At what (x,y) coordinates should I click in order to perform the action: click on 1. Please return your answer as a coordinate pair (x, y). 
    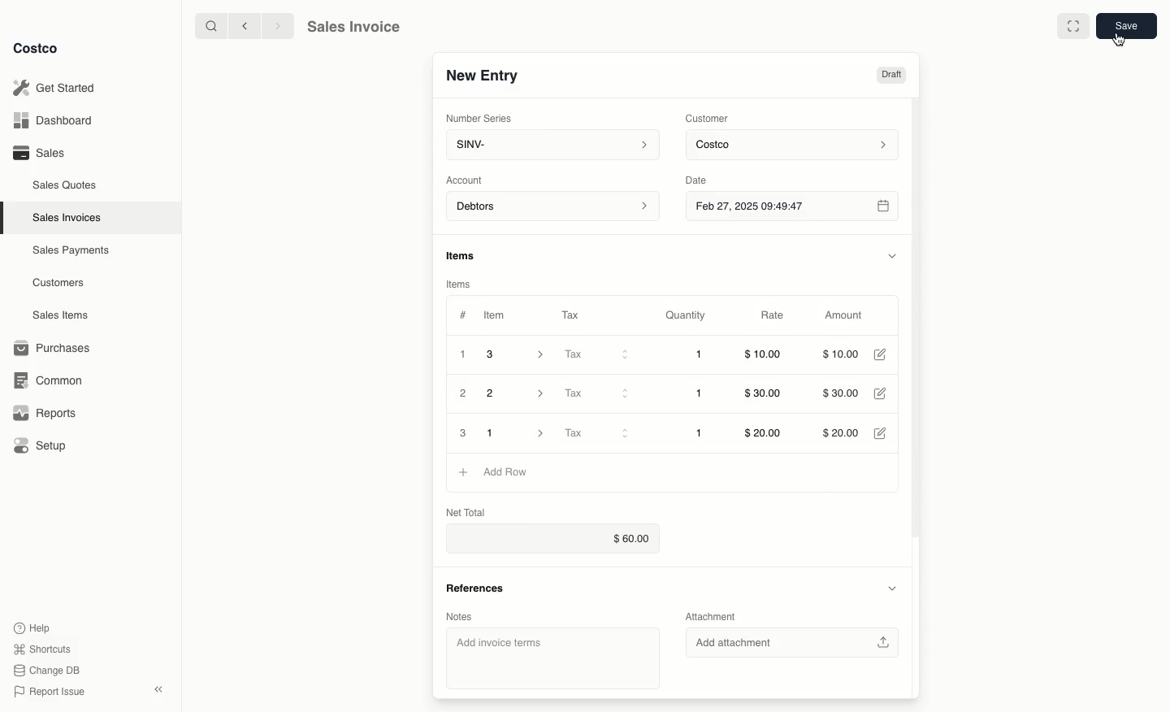
    Looking at the image, I should click on (699, 433).